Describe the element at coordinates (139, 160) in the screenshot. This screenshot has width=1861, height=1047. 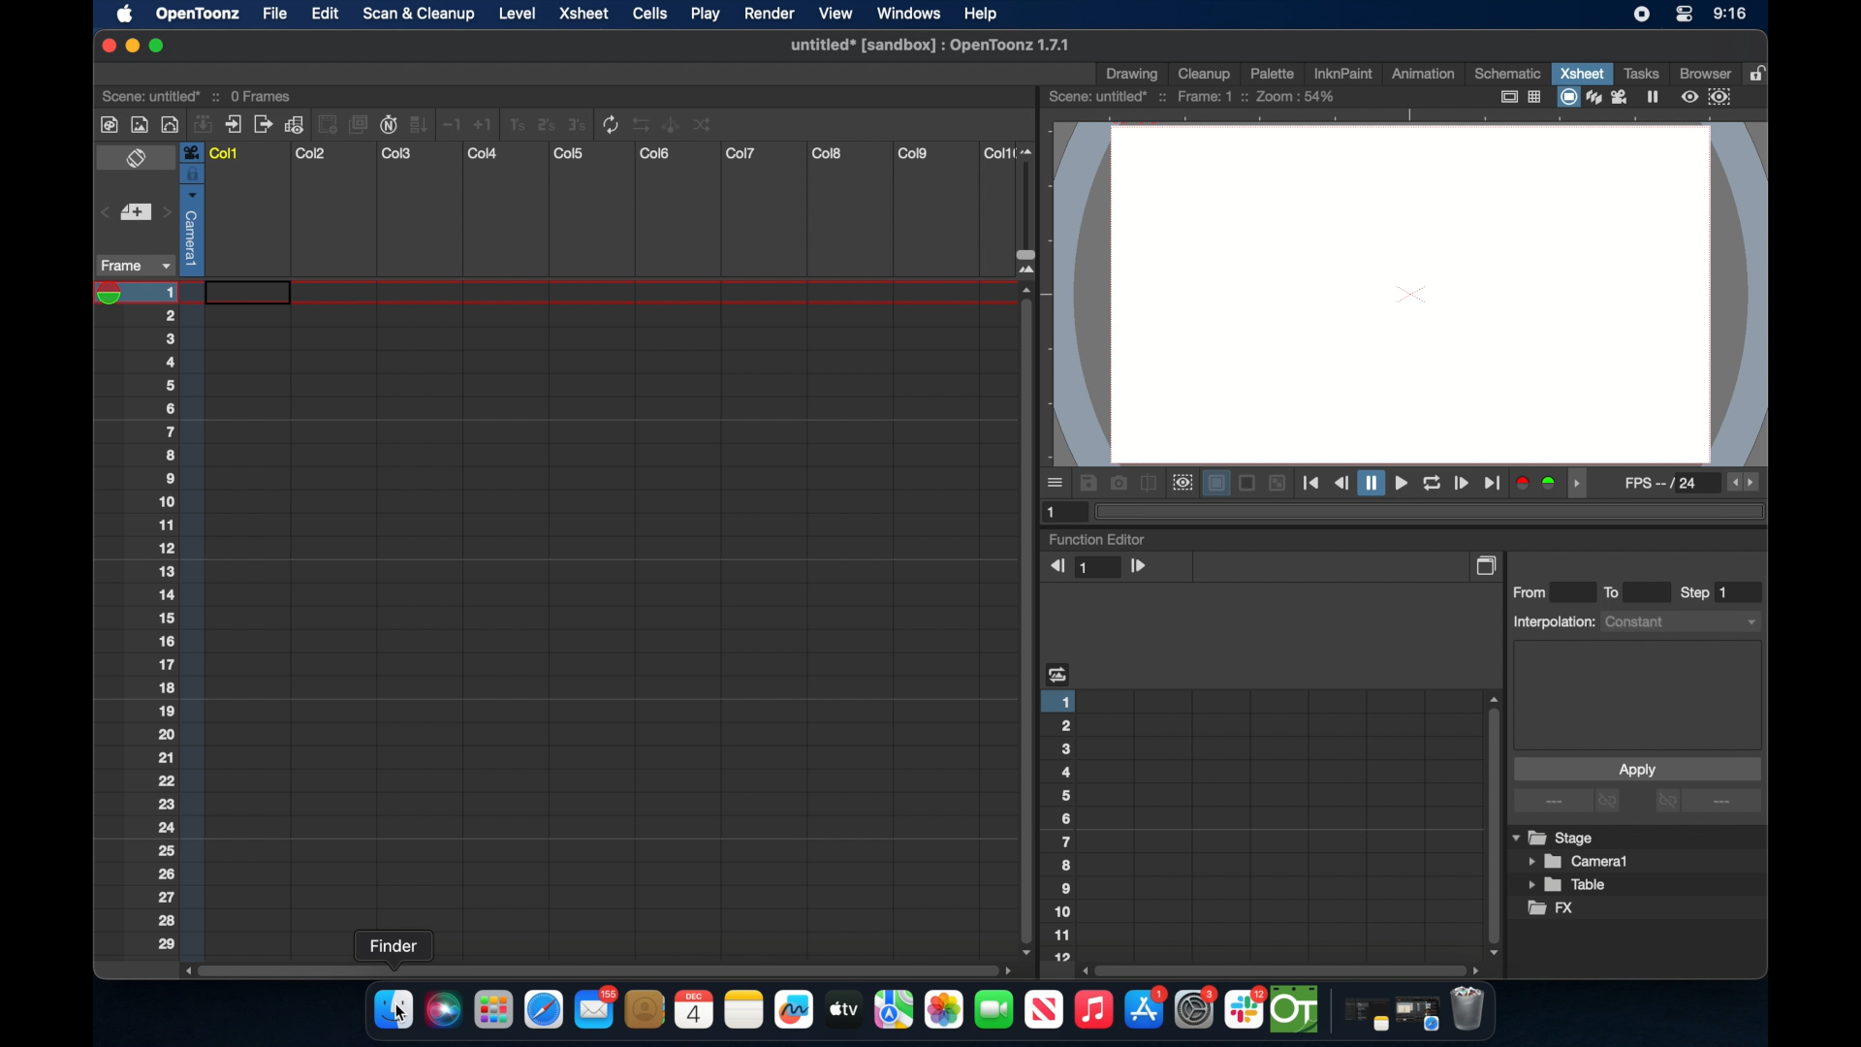
I see `toggle x sheet` at that location.